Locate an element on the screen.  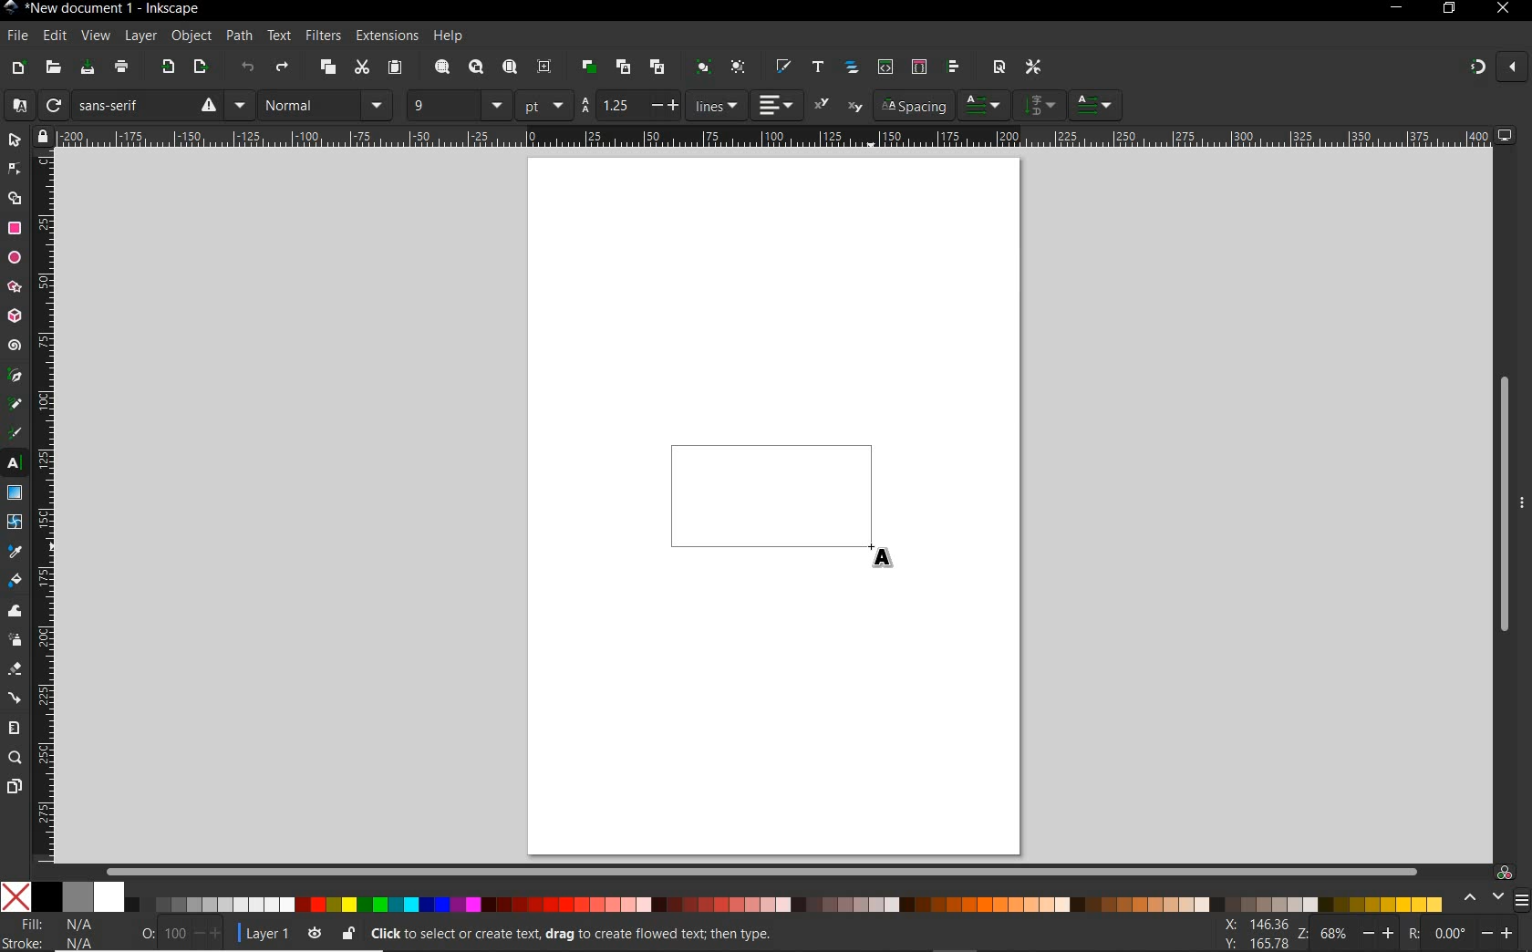
menu is located at coordinates (378, 105).